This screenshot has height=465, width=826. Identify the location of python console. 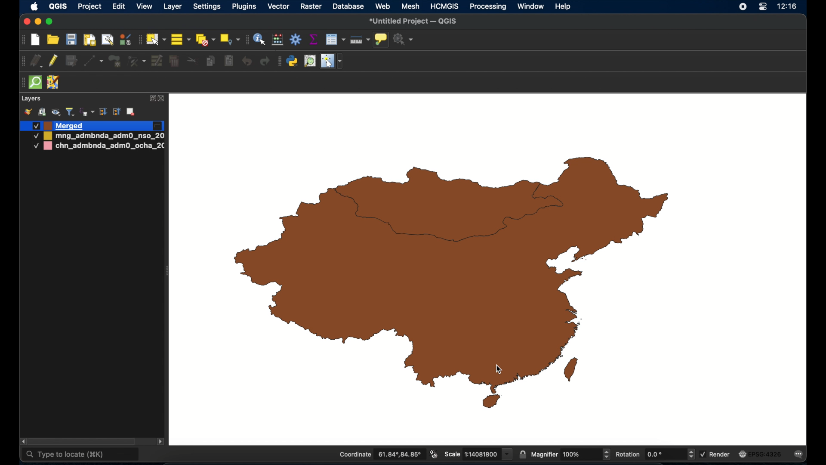
(293, 62).